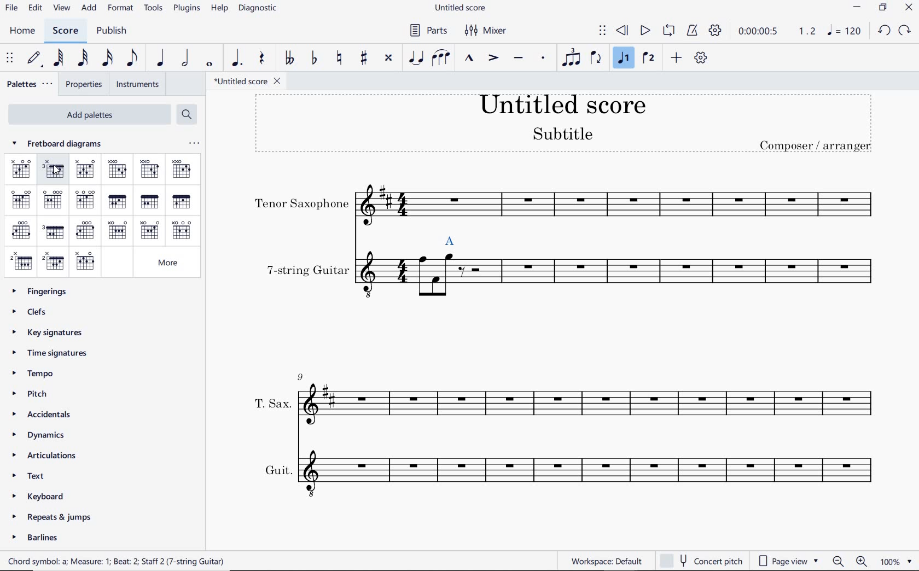 Image resolution: width=919 pixels, height=571 pixels. What do you see at coordinates (22, 198) in the screenshot?
I see `E` at bounding box center [22, 198].